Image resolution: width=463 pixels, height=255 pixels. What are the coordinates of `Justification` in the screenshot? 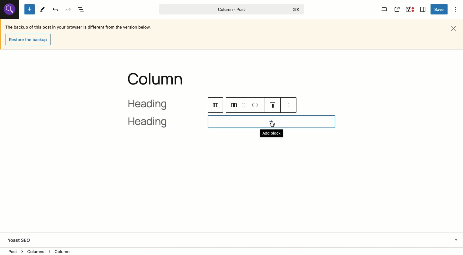 It's located at (274, 105).